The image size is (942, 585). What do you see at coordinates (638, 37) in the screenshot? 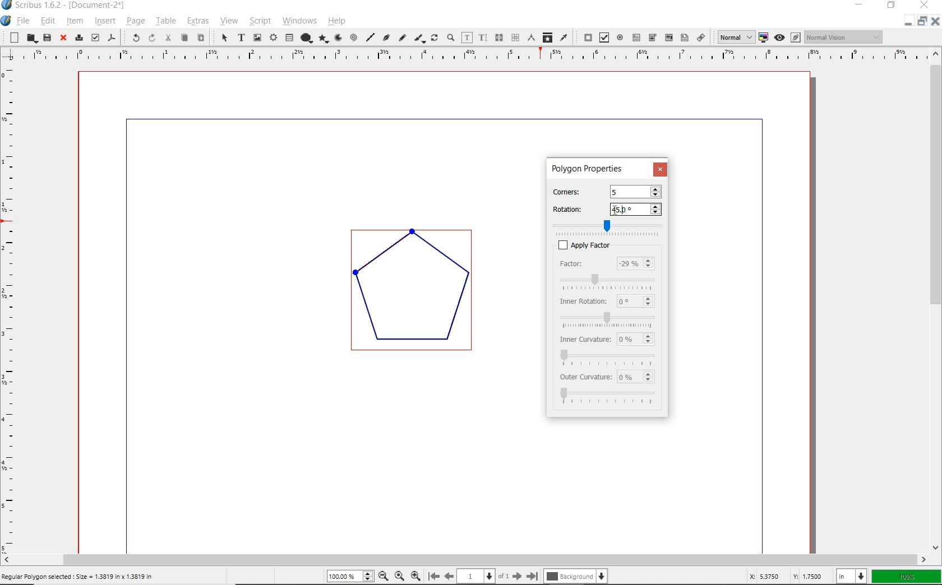
I see `pdf text field` at bounding box center [638, 37].